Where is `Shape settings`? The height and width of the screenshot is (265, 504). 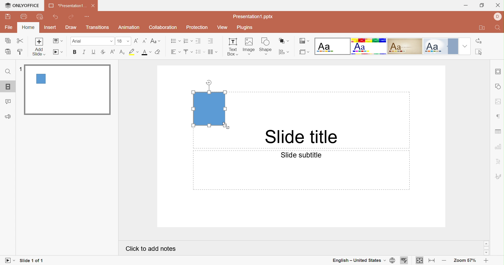
Shape settings is located at coordinates (498, 86).